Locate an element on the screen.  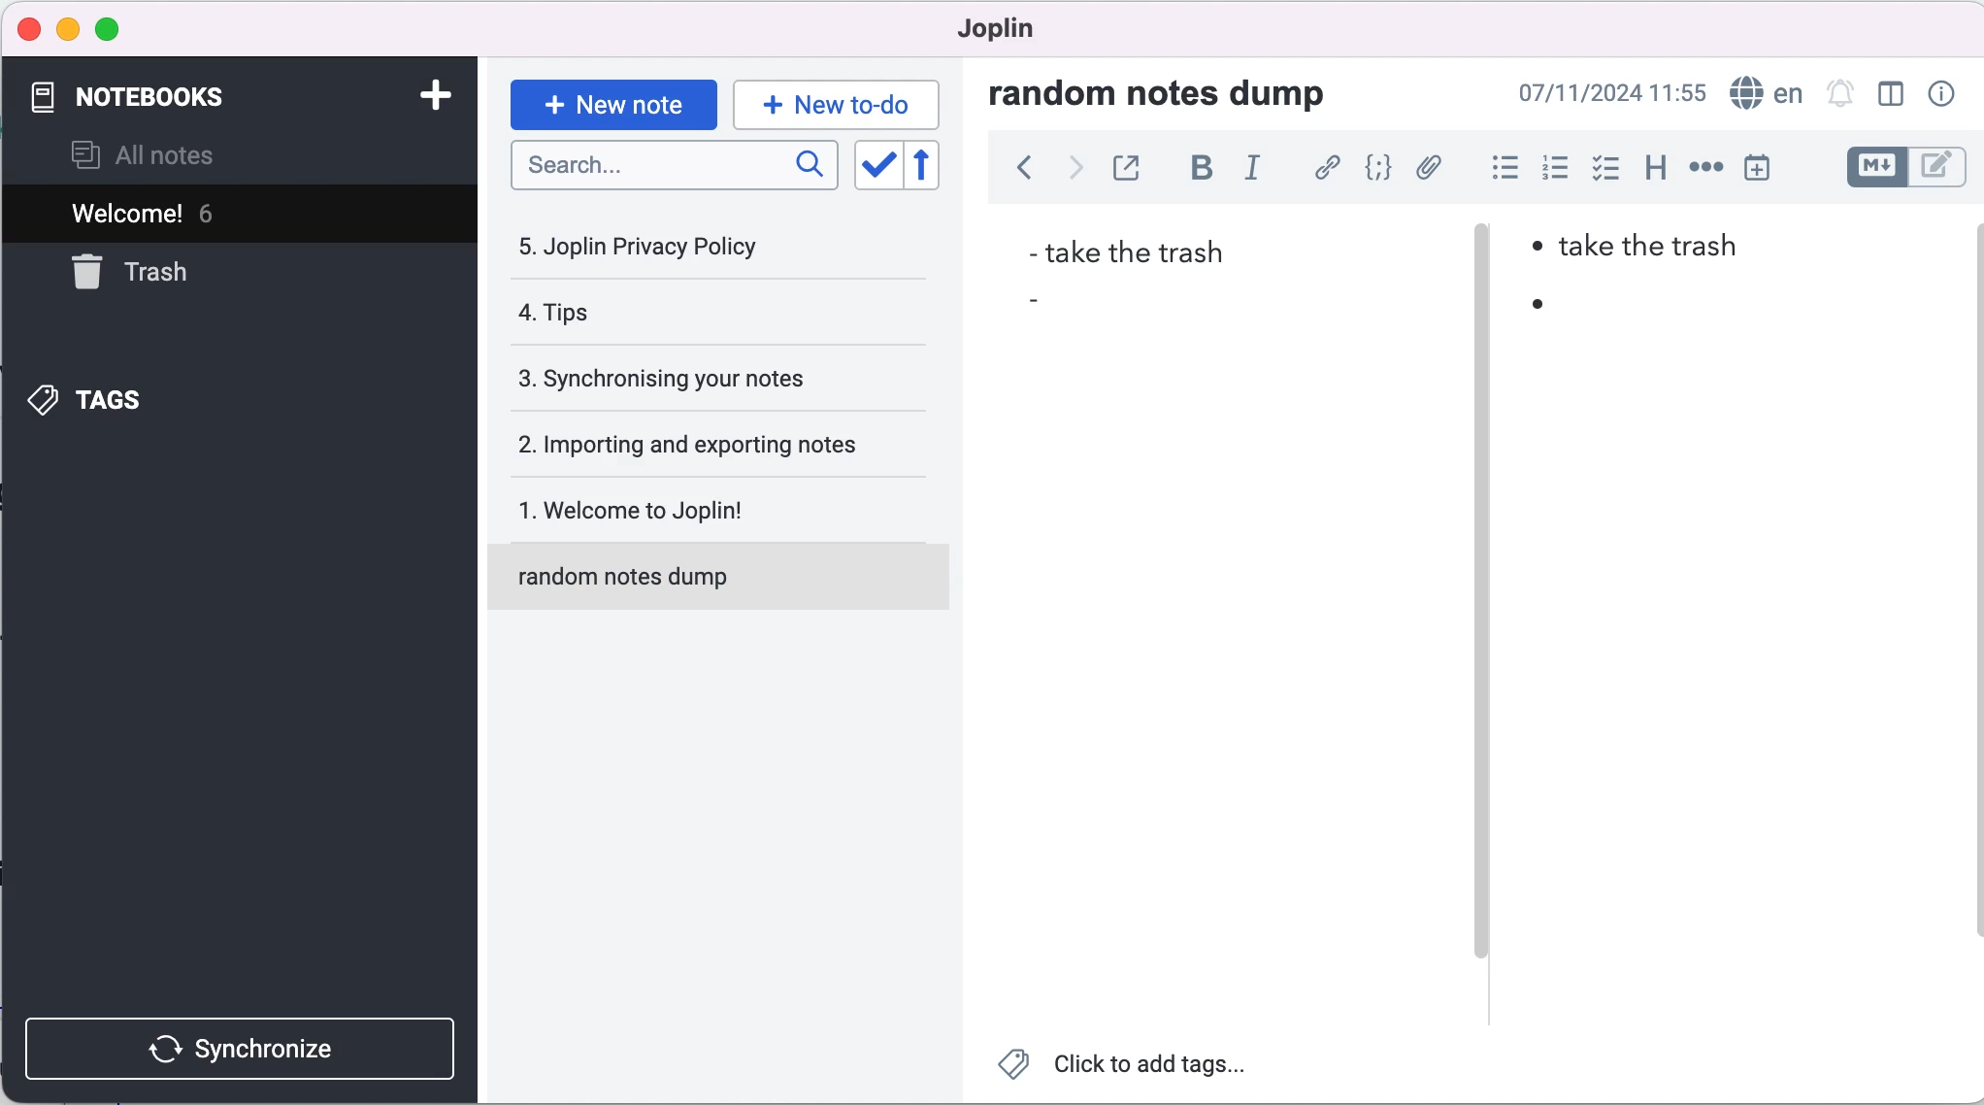
heading is located at coordinates (1649, 170).